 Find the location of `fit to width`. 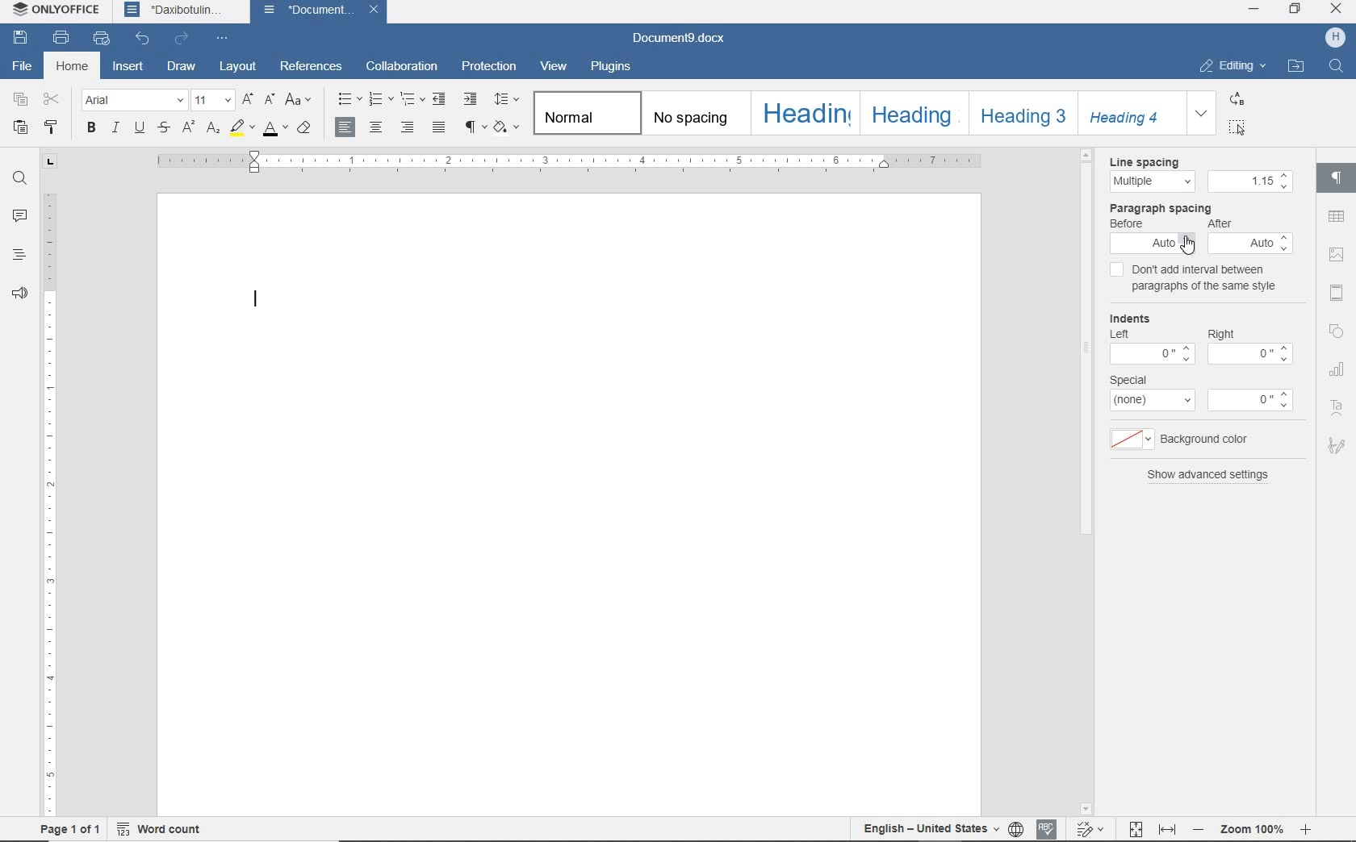

fit to width is located at coordinates (1166, 830).